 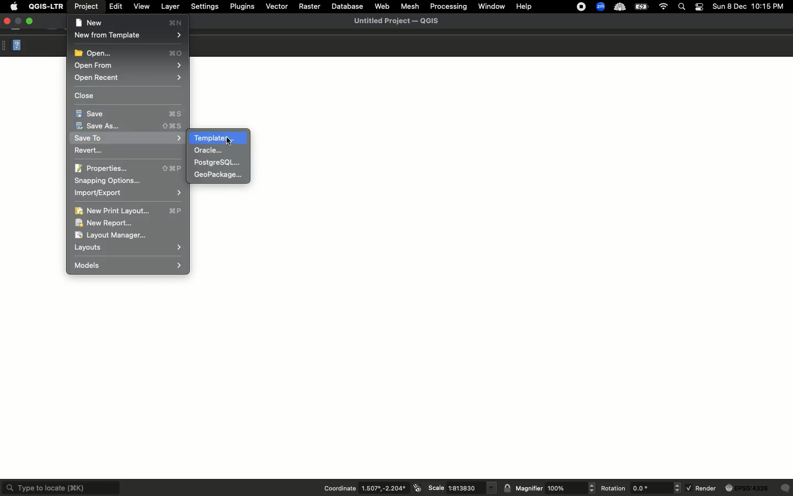 I want to click on Models, so click(x=127, y=265).